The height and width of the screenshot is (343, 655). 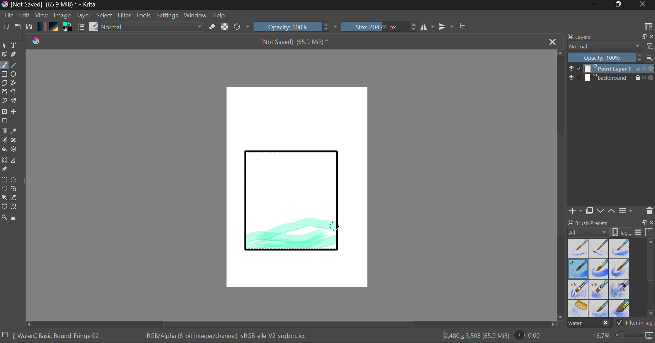 What do you see at coordinates (601, 211) in the screenshot?
I see `Move Layer Down` at bounding box center [601, 211].